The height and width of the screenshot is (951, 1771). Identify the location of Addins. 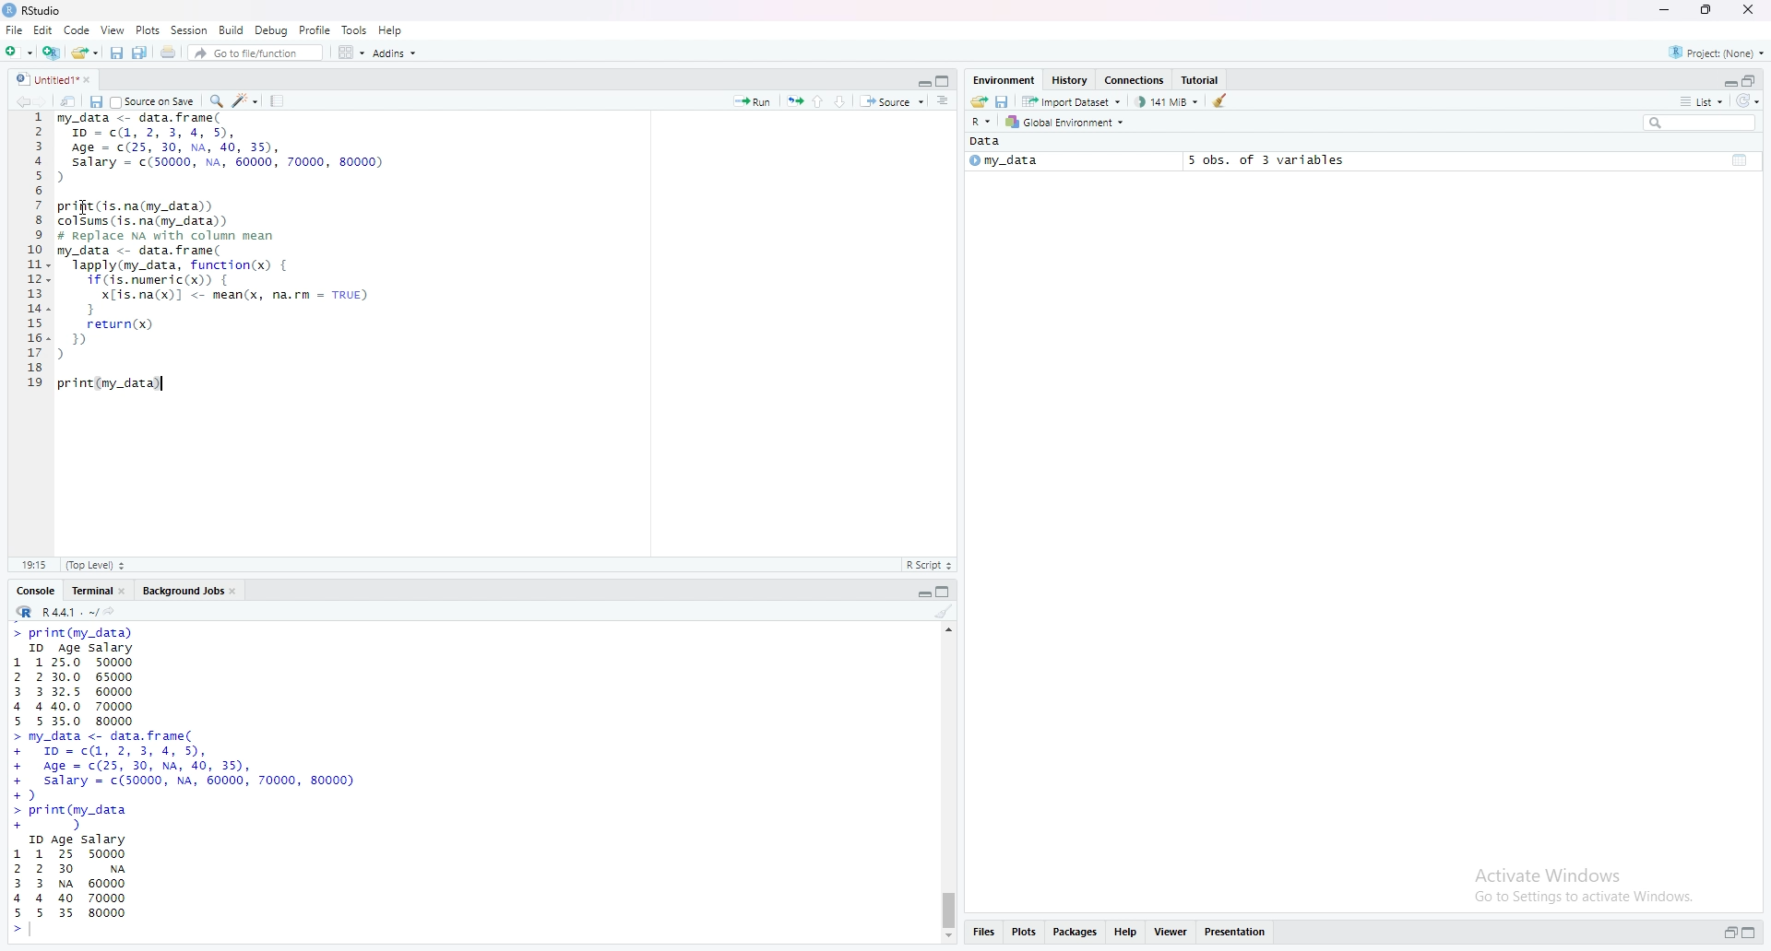
(397, 54).